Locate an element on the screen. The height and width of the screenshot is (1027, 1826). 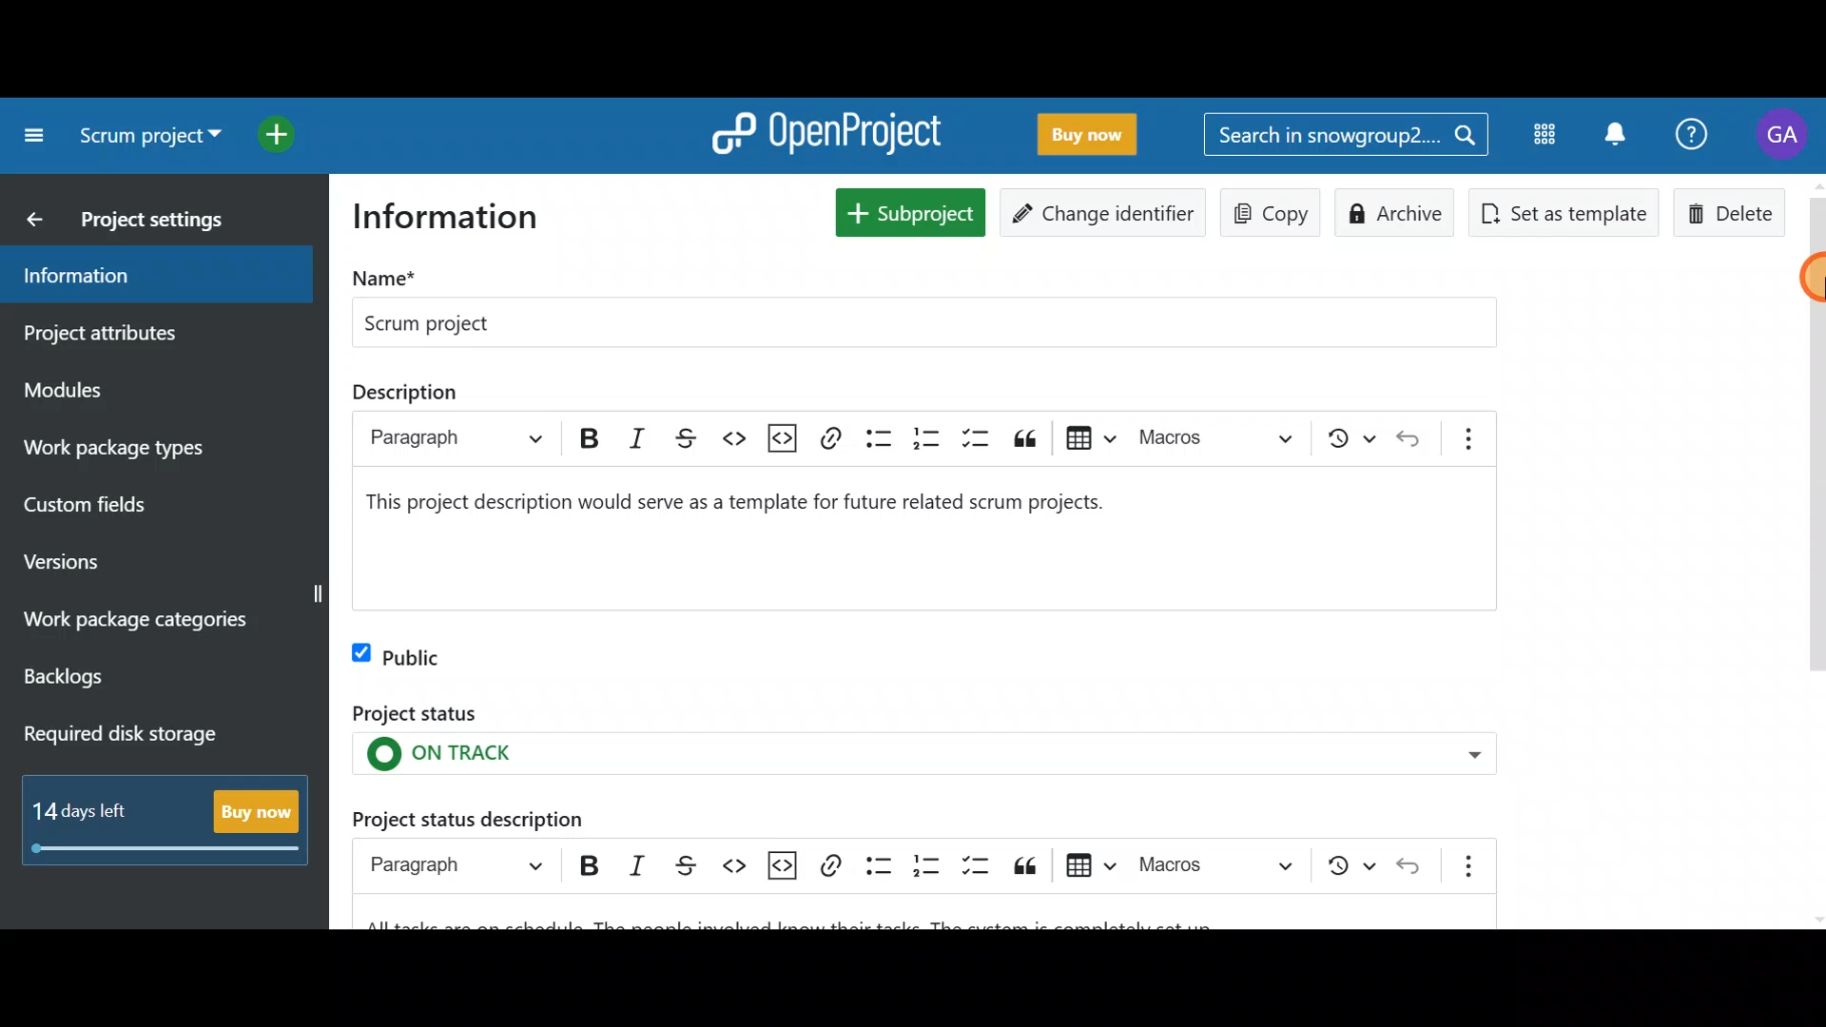
Insert code snippet is located at coordinates (781, 864).